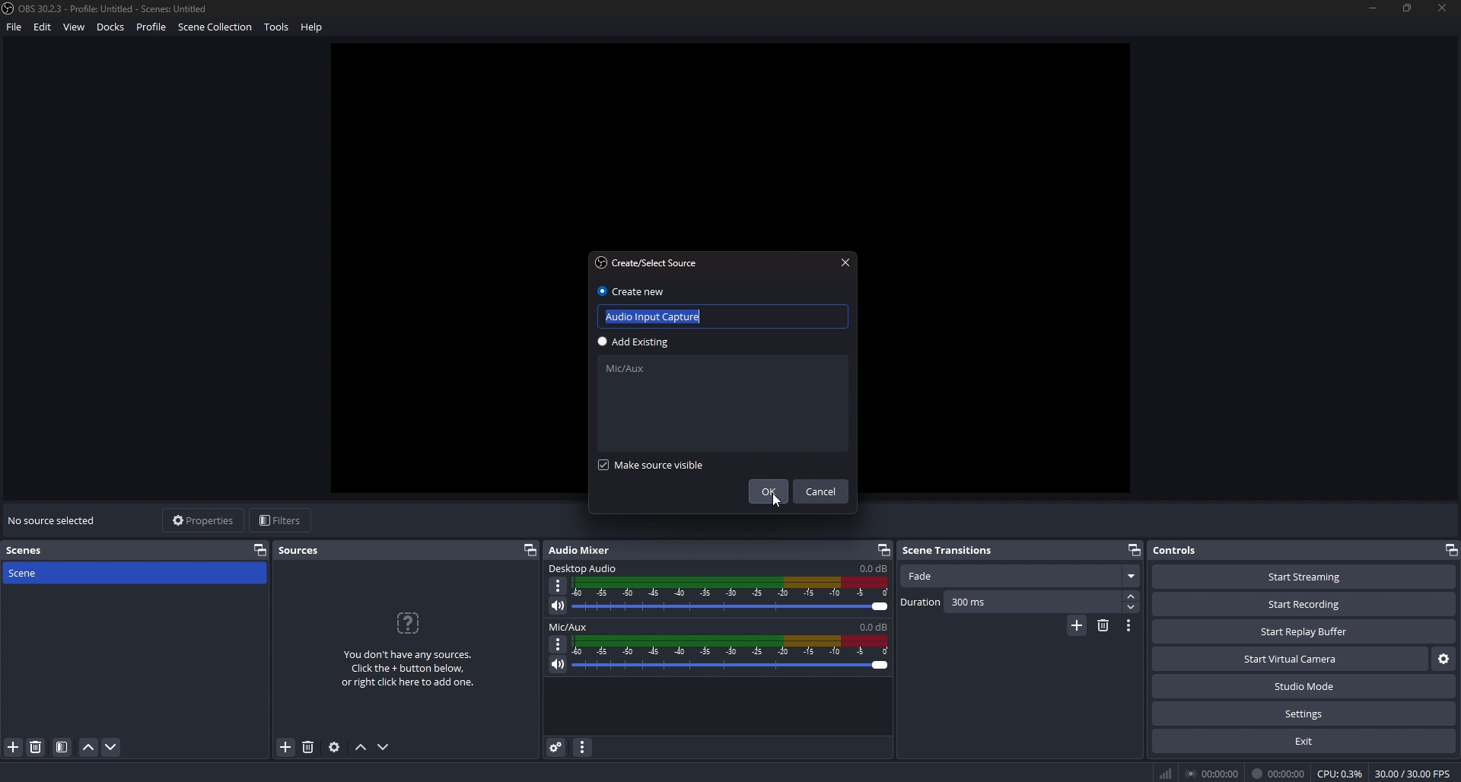 The image size is (1461, 782). I want to click on mute, so click(559, 606).